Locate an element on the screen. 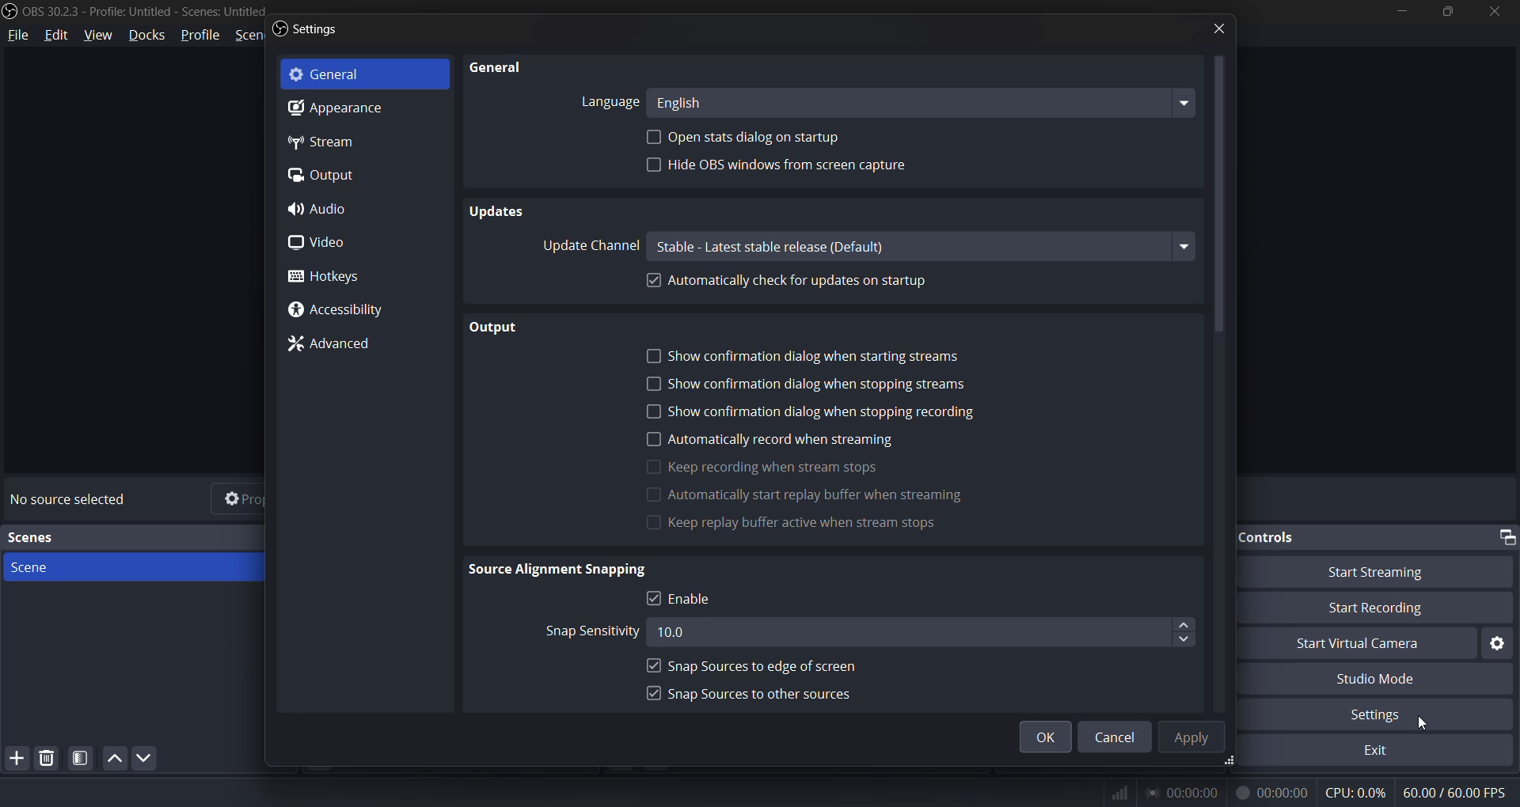  video is located at coordinates (315, 242).